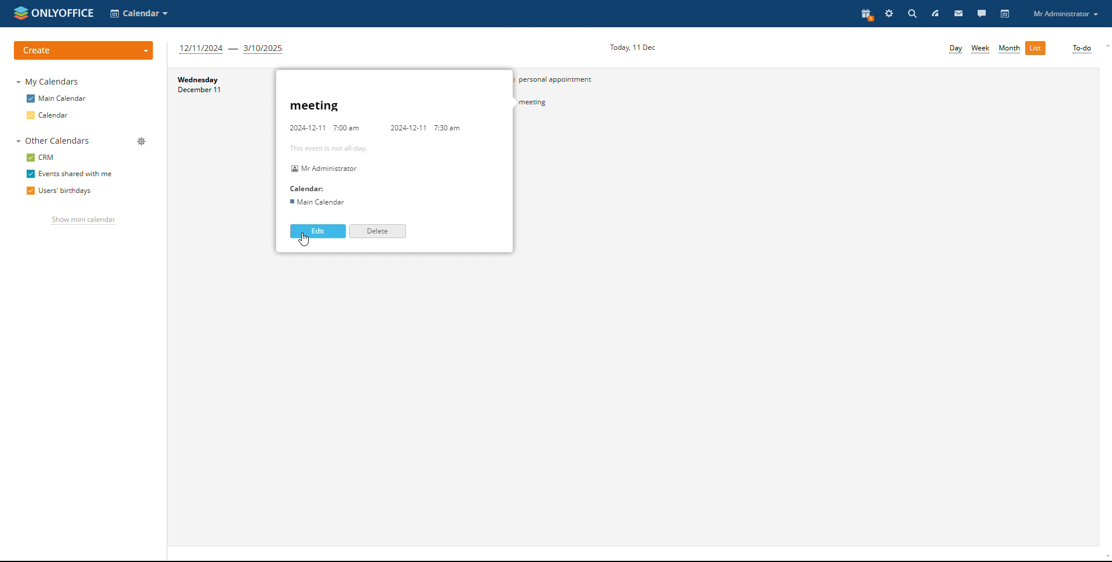 The width and height of the screenshot is (1112, 562). What do you see at coordinates (956, 49) in the screenshot?
I see `day view` at bounding box center [956, 49].